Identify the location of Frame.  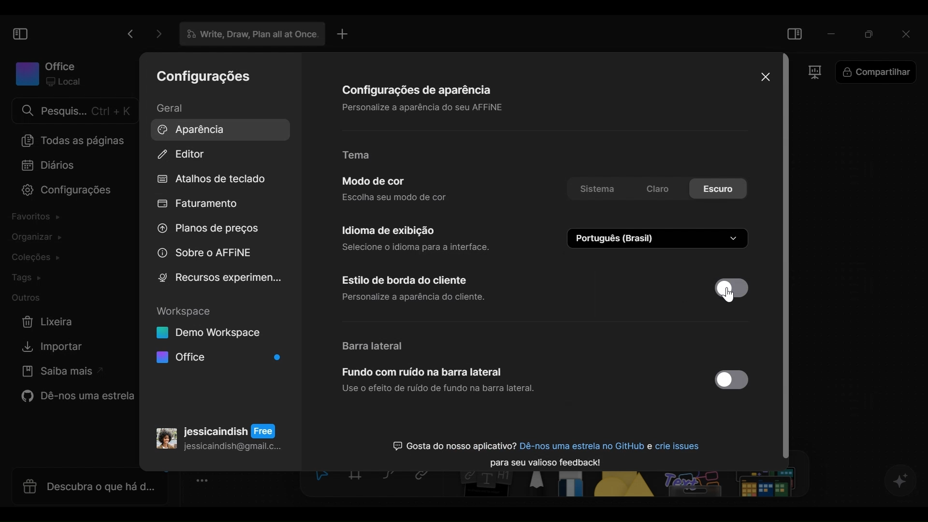
(357, 477).